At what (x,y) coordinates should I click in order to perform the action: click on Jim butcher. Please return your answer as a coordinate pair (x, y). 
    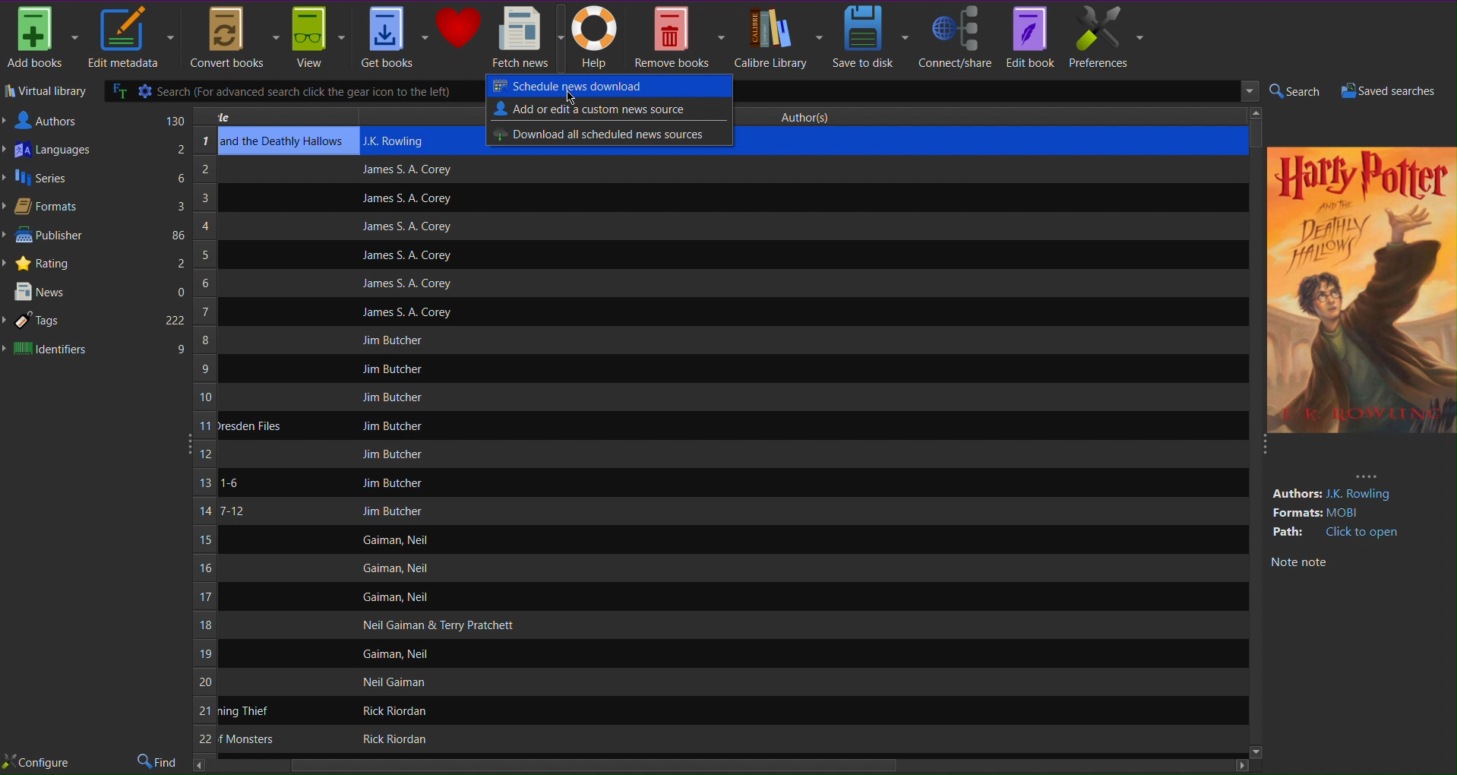
    Looking at the image, I should click on (396, 340).